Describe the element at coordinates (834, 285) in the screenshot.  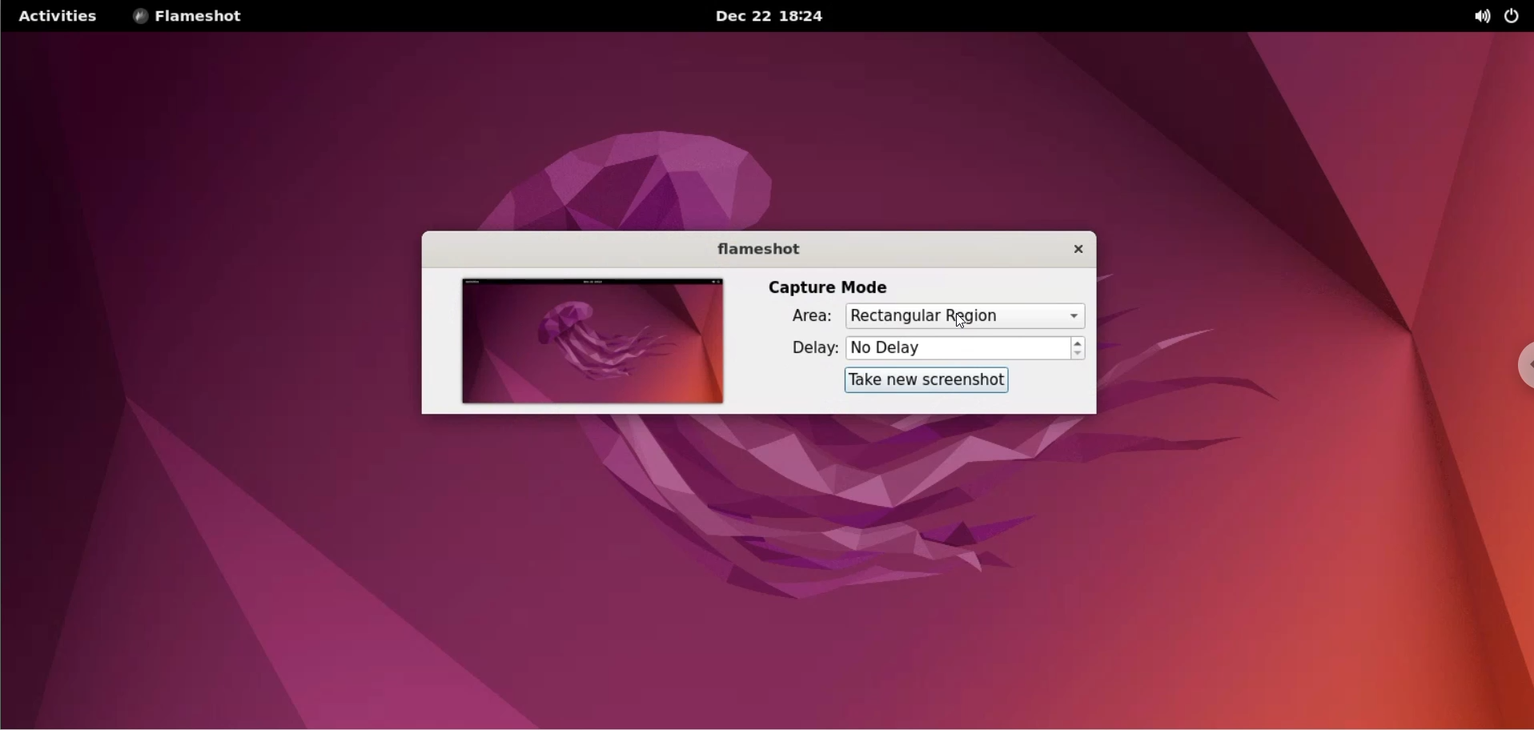
I see `capture mode ` at that location.